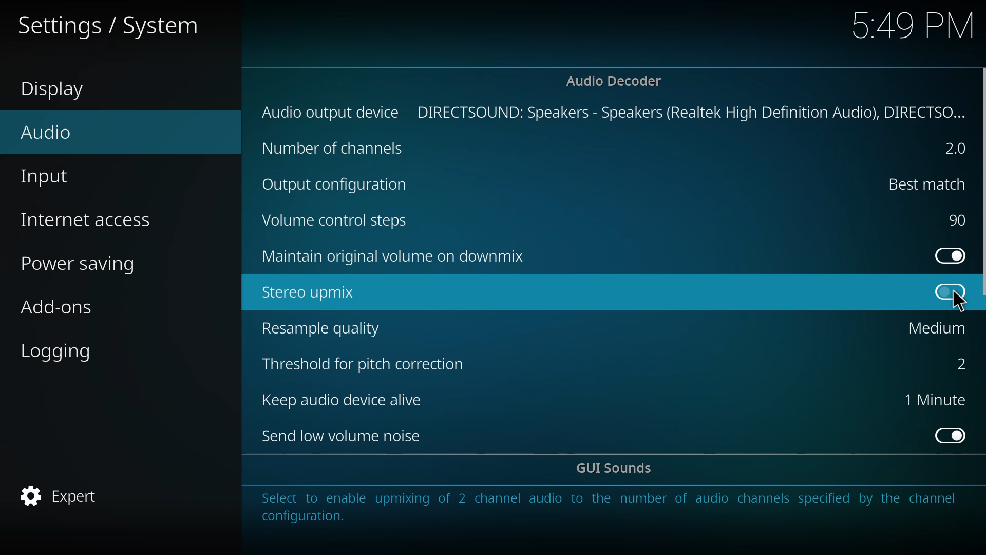  What do you see at coordinates (912, 25) in the screenshot?
I see `time` at bounding box center [912, 25].